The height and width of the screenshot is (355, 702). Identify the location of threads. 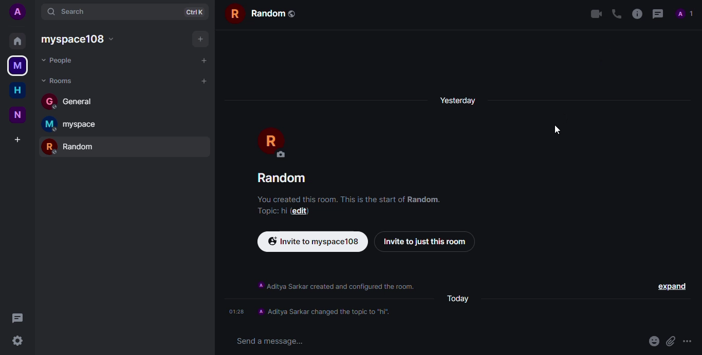
(657, 14).